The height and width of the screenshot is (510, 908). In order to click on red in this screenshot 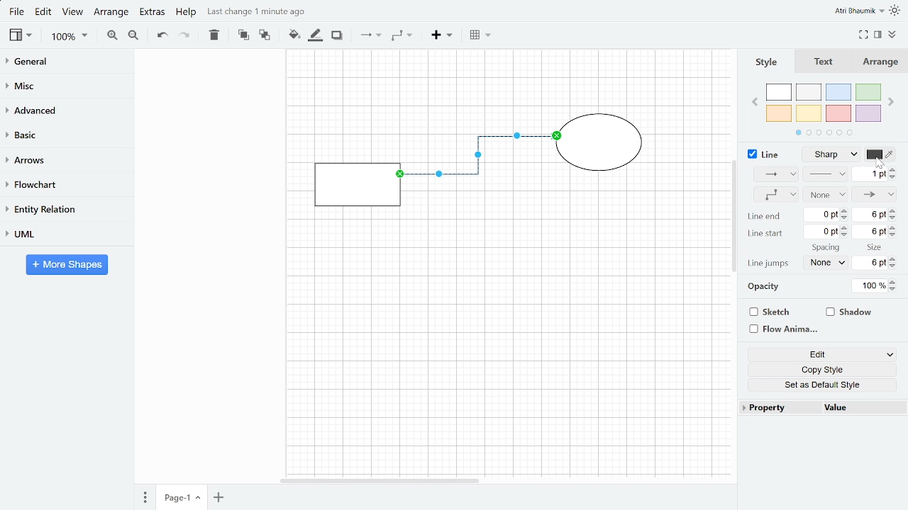, I will do `click(838, 113)`.